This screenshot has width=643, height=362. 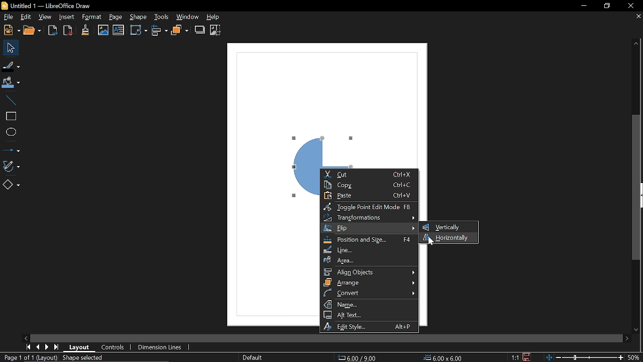 I want to click on Paste, so click(x=369, y=196).